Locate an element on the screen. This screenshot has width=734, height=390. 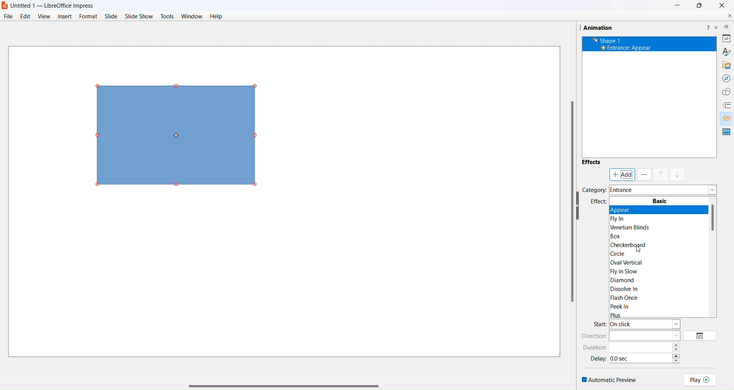
close document is located at coordinates (728, 16).